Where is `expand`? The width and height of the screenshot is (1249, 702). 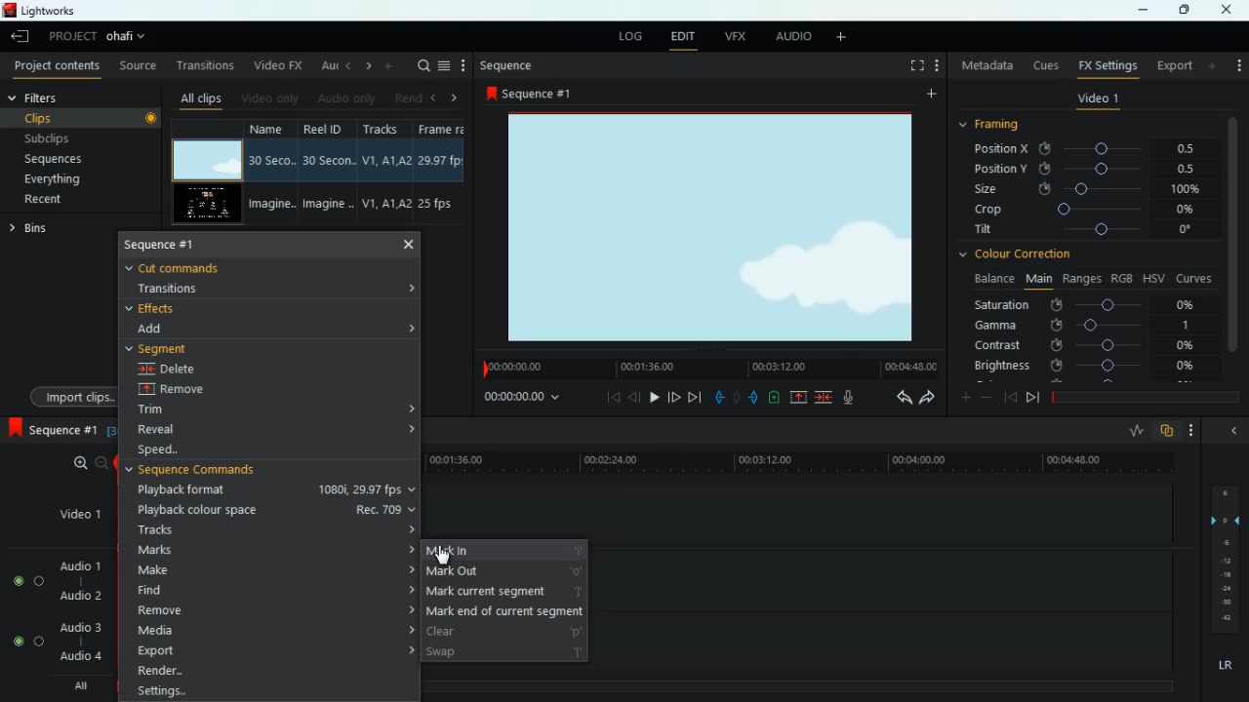 expand is located at coordinates (408, 428).